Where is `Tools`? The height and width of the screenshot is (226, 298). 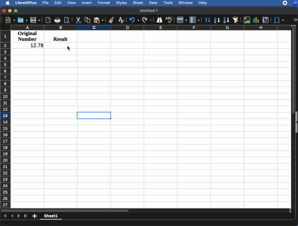
Tools is located at coordinates (168, 2).